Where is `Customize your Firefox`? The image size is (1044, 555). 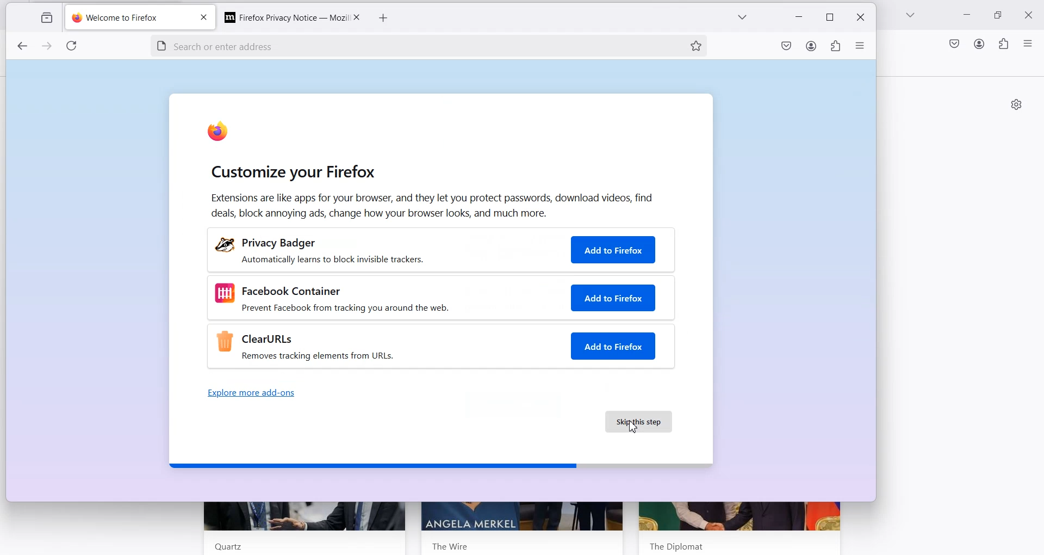
Customize your Firefox is located at coordinates (293, 172).